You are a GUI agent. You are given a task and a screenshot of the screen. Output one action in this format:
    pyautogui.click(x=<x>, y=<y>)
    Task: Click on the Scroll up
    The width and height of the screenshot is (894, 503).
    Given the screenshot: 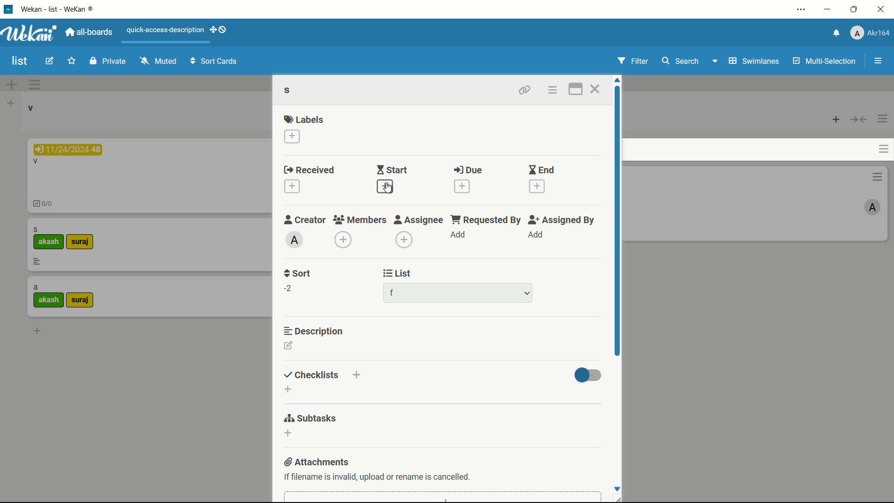 What is the action you would take?
    pyautogui.click(x=616, y=79)
    